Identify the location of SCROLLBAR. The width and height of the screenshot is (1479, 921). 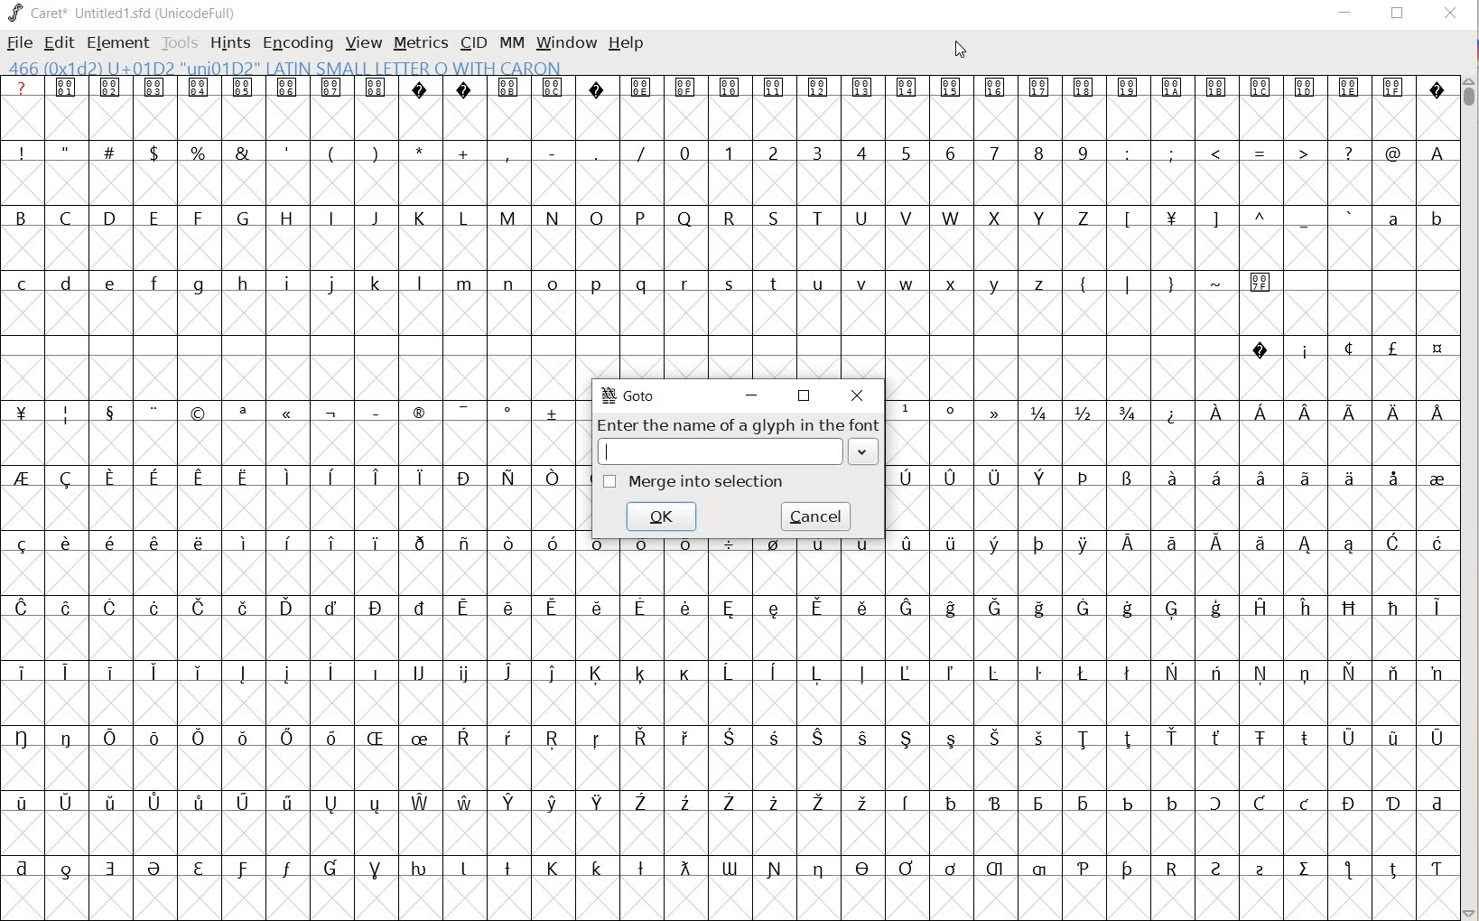
(1470, 496).